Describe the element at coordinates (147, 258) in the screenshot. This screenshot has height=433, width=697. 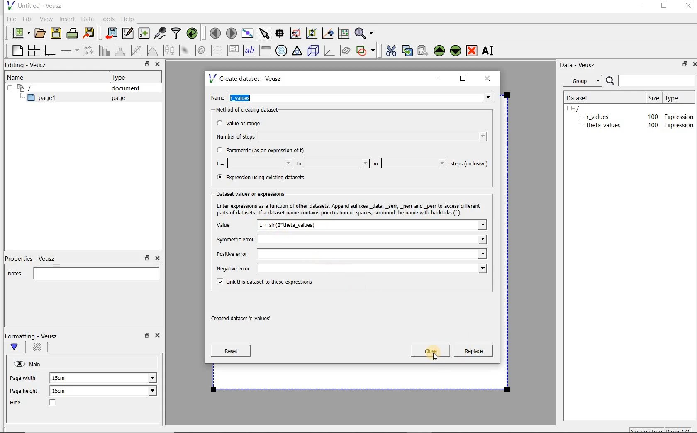
I see `restore down` at that location.